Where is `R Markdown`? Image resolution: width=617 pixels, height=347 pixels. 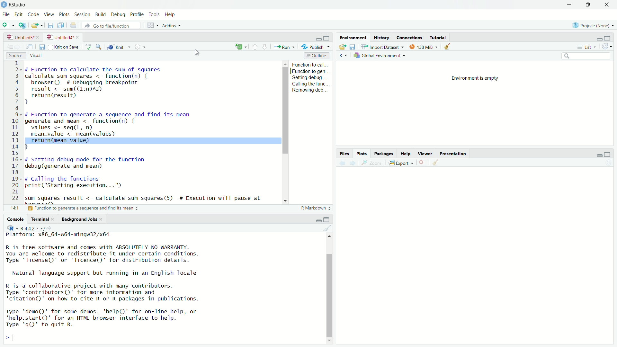 R Markdown is located at coordinates (314, 207).